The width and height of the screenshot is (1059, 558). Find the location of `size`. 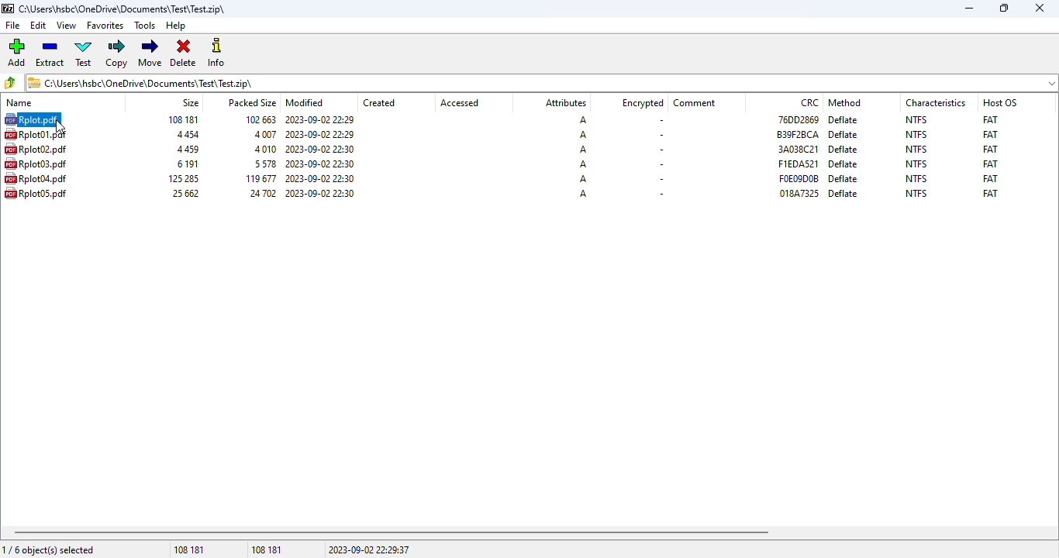

size is located at coordinates (181, 178).